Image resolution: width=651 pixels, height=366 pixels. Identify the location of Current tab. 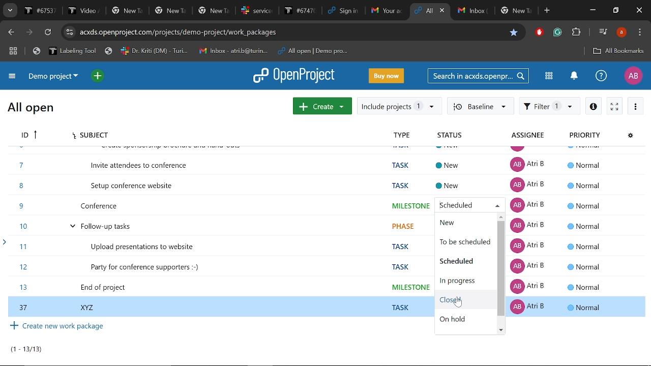
(423, 11).